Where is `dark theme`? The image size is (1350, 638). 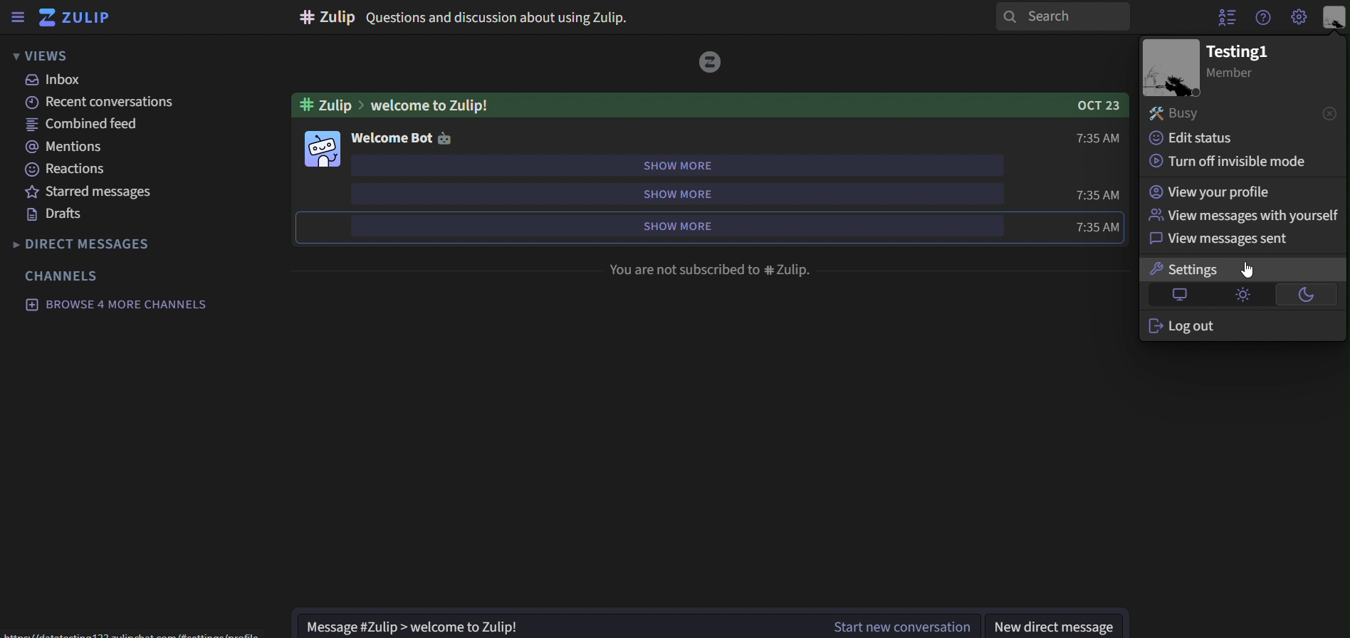
dark theme is located at coordinates (1304, 294).